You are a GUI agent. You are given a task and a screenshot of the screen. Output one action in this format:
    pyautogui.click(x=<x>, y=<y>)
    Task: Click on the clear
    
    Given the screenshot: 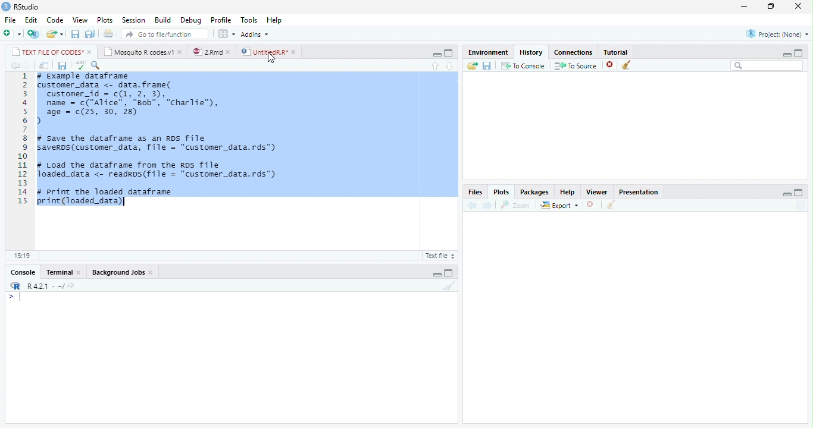 What is the action you would take?
    pyautogui.click(x=450, y=285)
    